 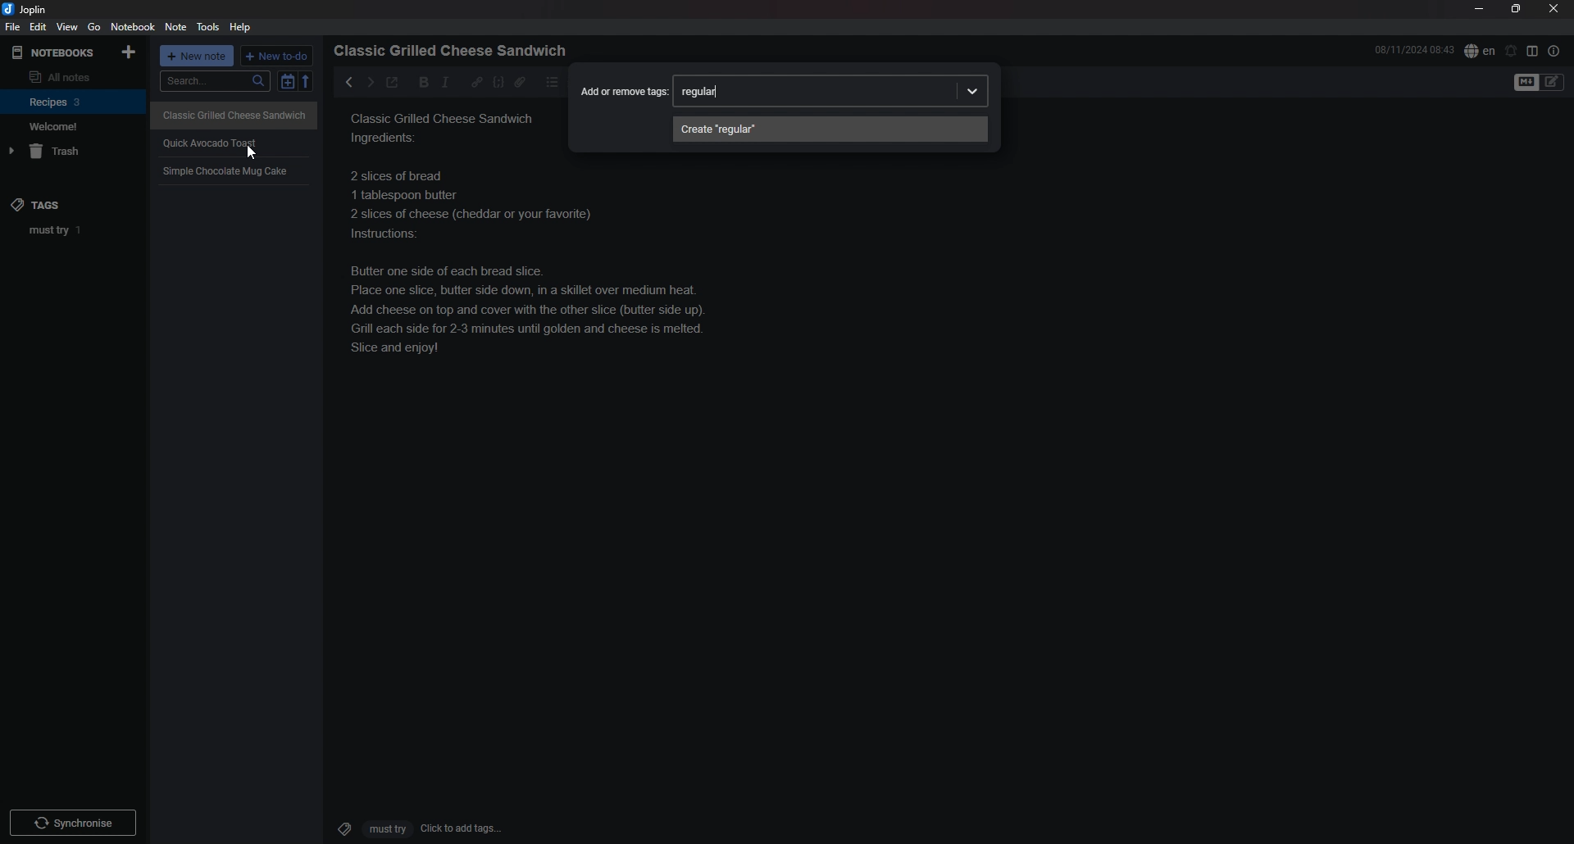 I want to click on notebooks, so click(x=55, y=52).